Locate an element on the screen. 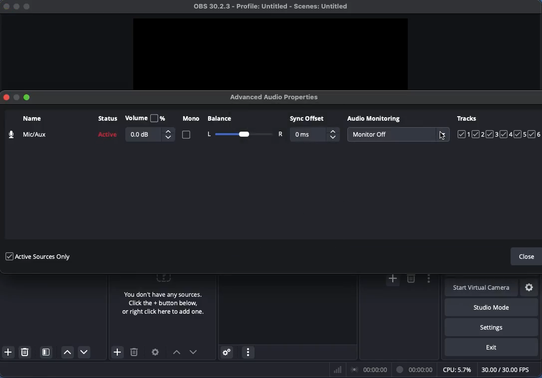 Image resolution: width=542 pixels, height=378 pixels. Delete is located at coordinates (26, 352).